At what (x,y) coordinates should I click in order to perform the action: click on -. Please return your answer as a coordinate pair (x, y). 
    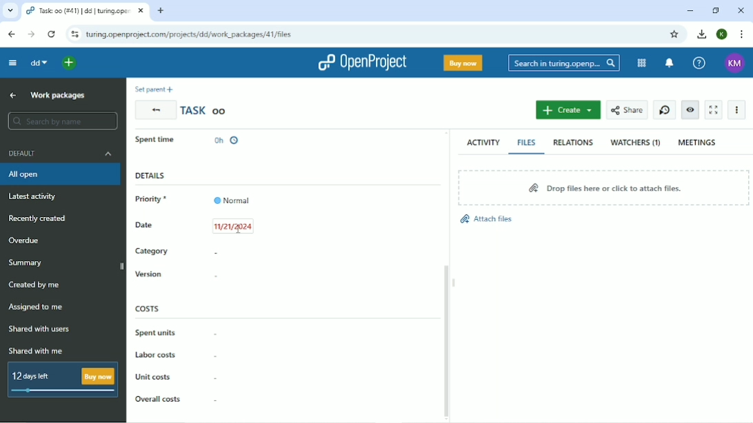
    Looking at the image, I should click on (219, 278).